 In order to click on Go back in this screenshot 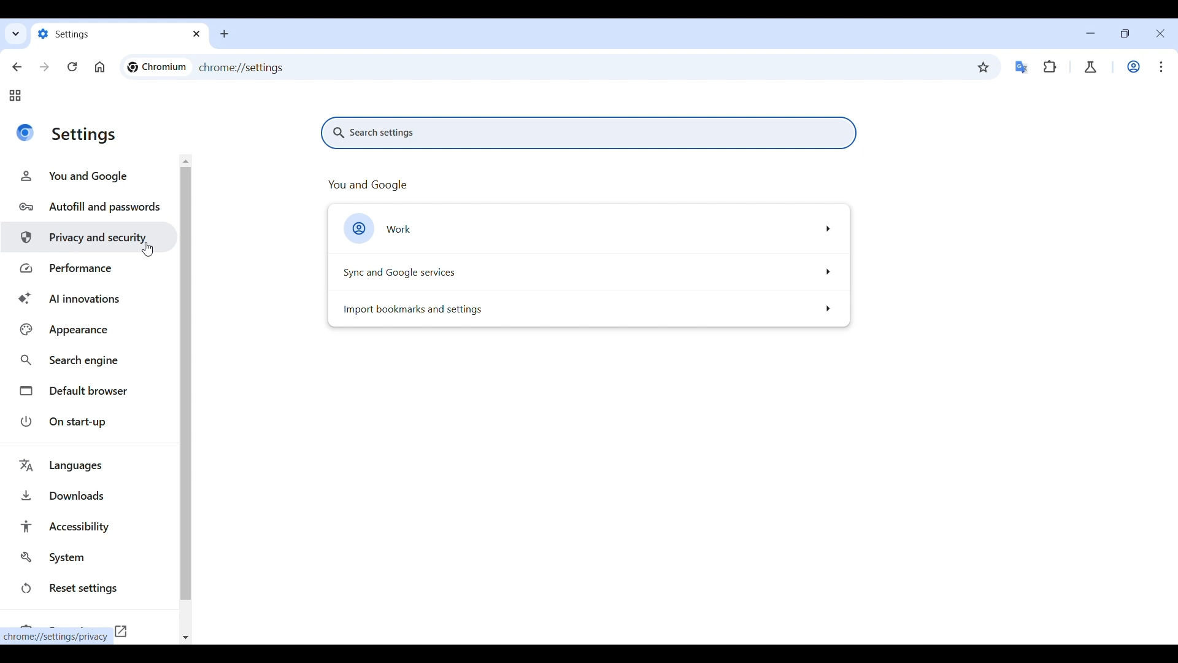, I will do `click(17, 67)`.